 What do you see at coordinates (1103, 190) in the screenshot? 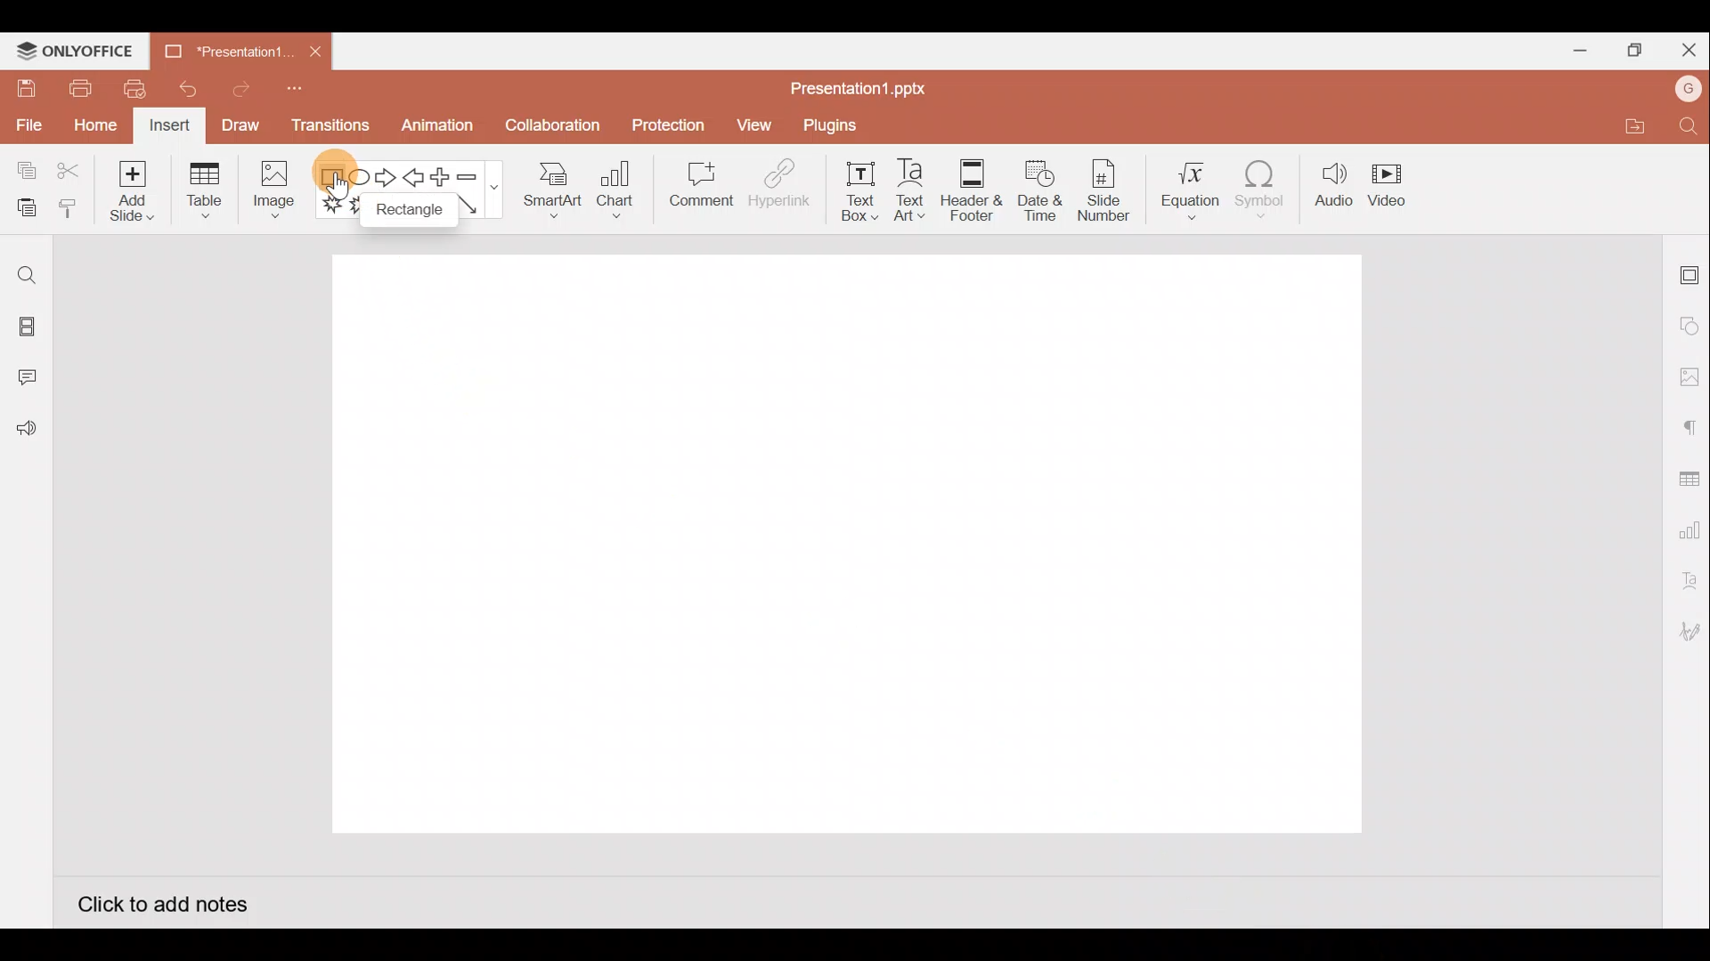
I see `Slide number` at bounding box center [1103, 190].